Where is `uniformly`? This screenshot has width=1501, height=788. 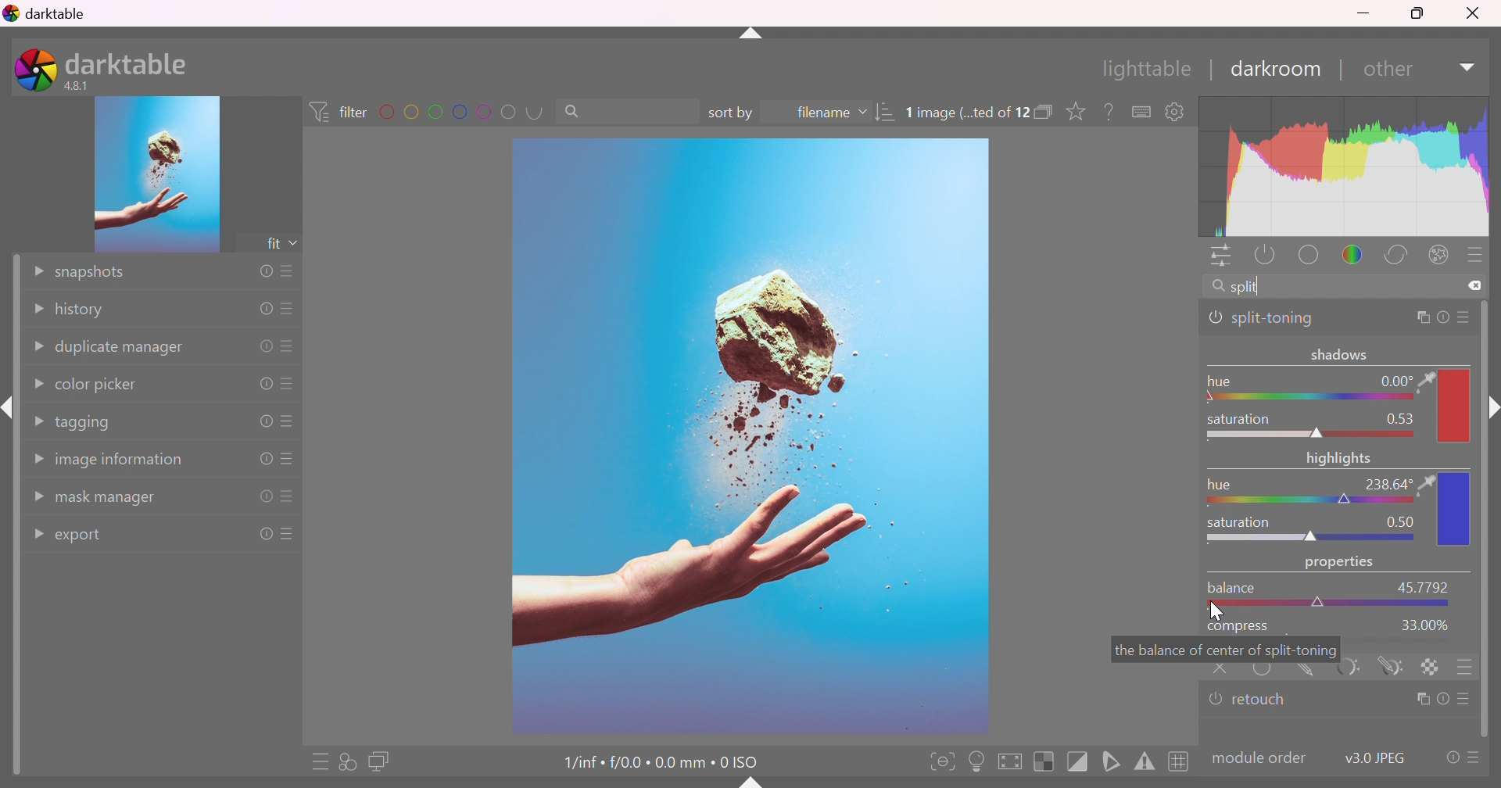 uniformly is located at coordinates (1266, 671).